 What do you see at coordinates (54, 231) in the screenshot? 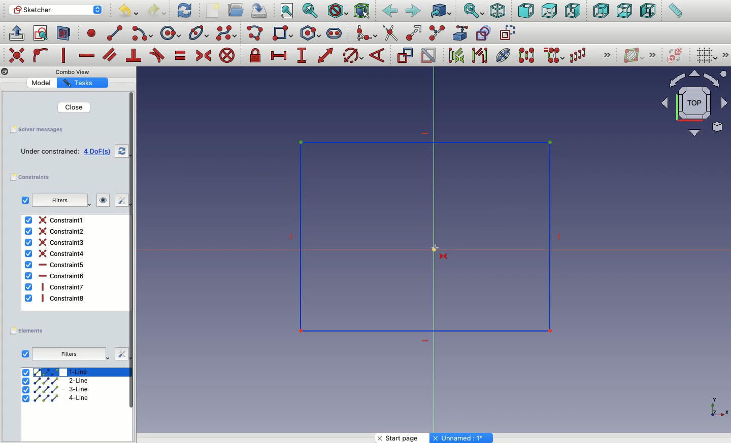
I see `Constraint2` at bounding box center [54, 231].